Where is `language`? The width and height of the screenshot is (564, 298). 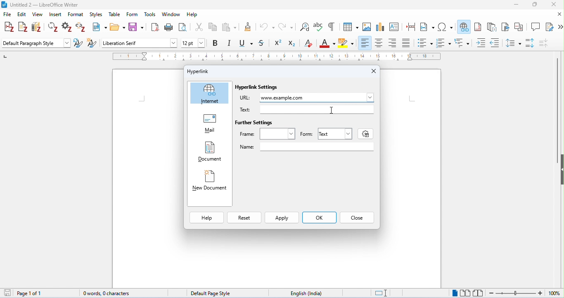 language is located at coordinates (307, 293).